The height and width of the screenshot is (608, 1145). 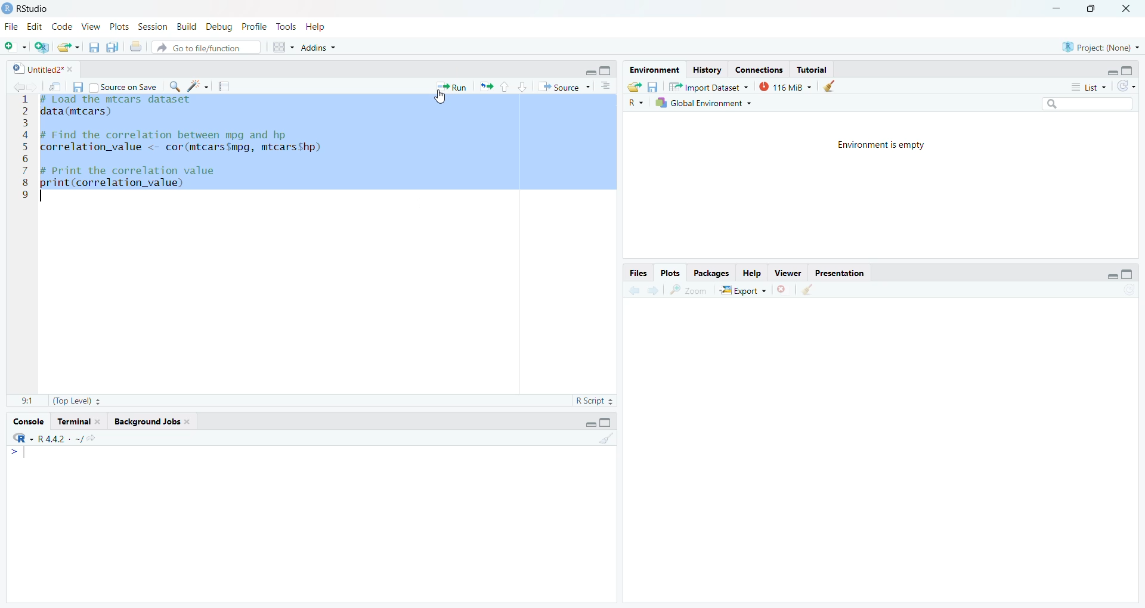 What do you see at coordinates (759, 70) in the screenshot?
I see `Connections` at bounding box center [759, 70].